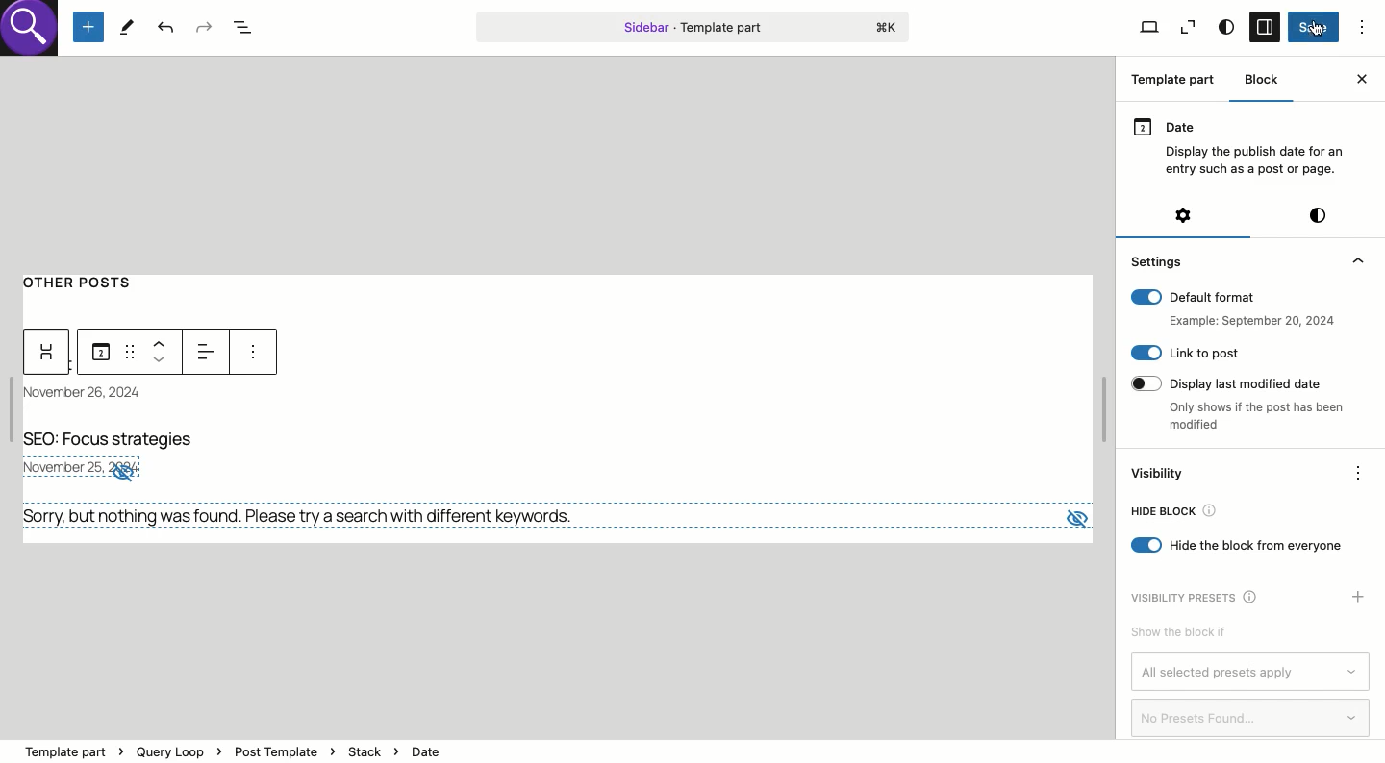  I want to click on no visibility, so click(124, 473).